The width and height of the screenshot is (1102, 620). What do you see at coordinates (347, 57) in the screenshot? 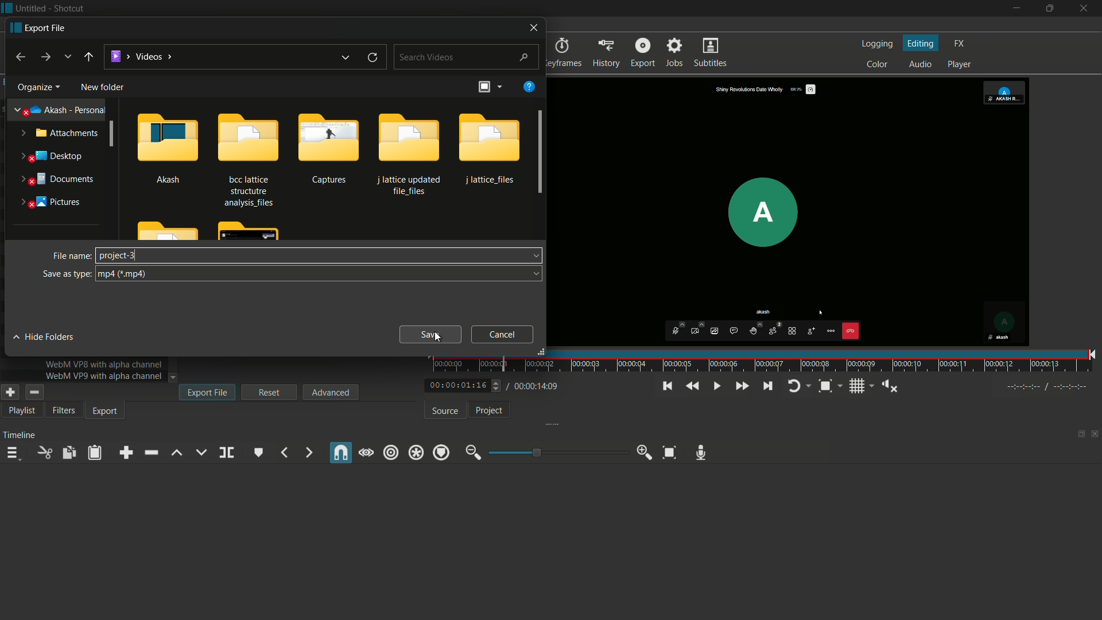
I see `previous location` at bounding box center [347, 57].